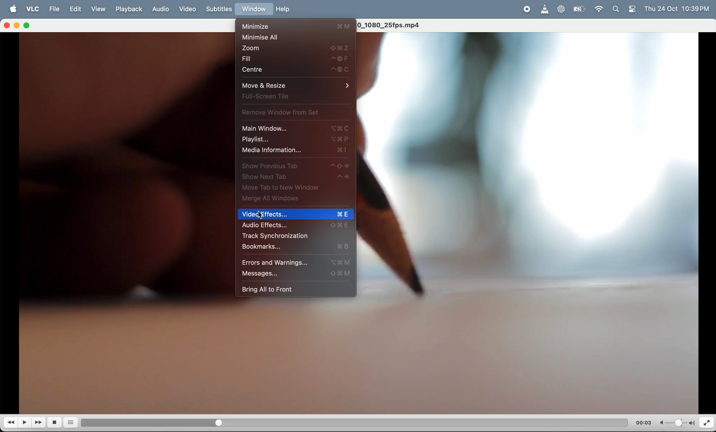 The width and height of the screenshot is (716, 432). I want to click on Show next tab, so click(296, 178).